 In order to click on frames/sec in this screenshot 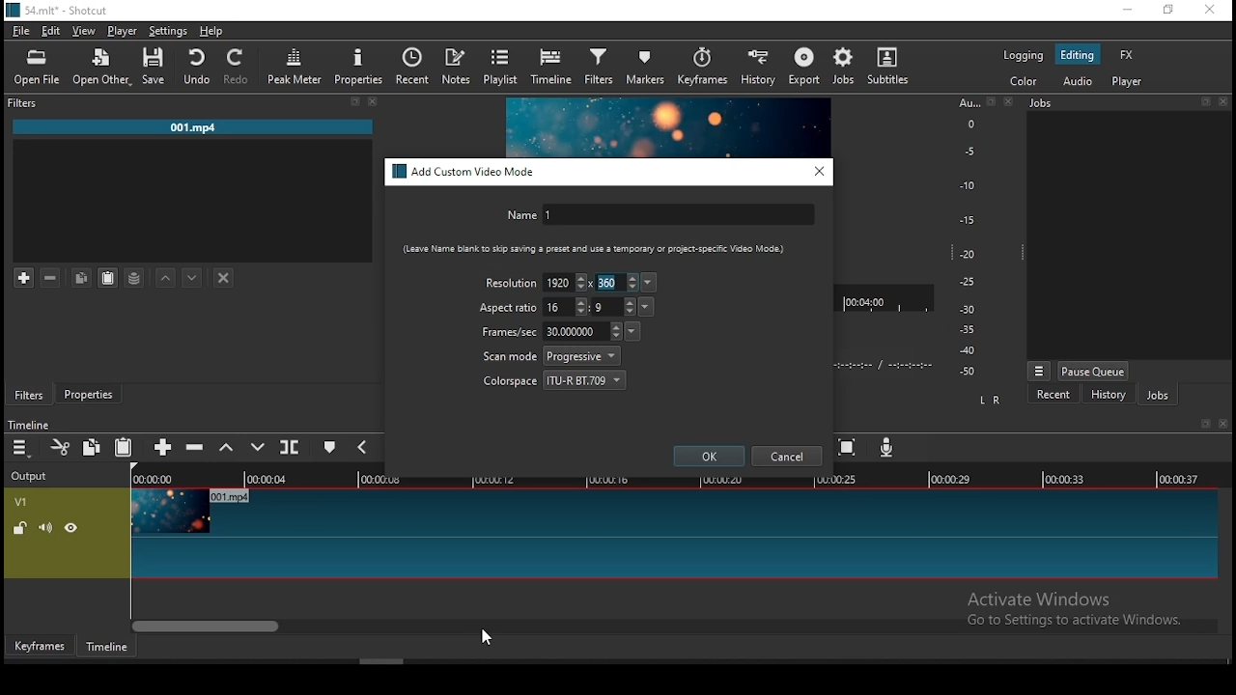, I will do `click(549, 331)`.